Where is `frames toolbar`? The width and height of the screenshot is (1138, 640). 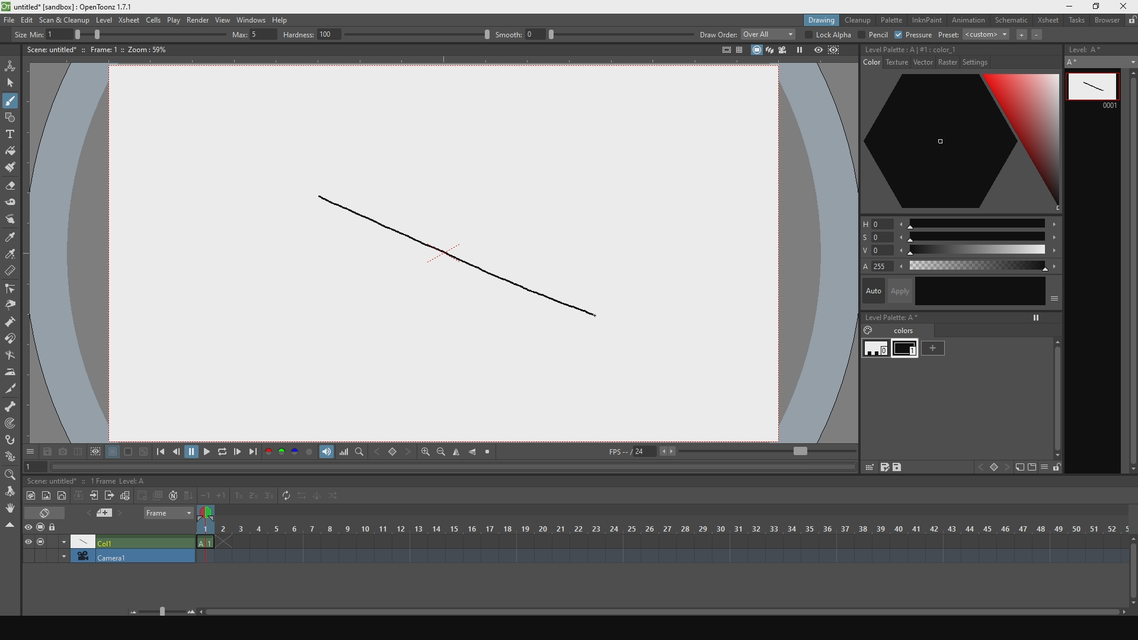
frames toolbar is located at coordinates (107, 495).